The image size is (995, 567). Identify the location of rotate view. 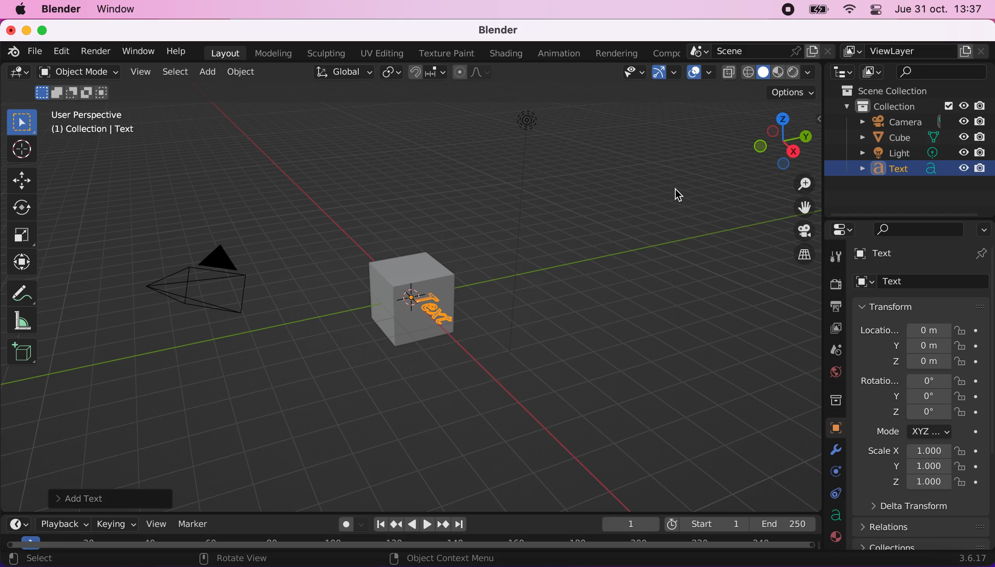
(234, 559).